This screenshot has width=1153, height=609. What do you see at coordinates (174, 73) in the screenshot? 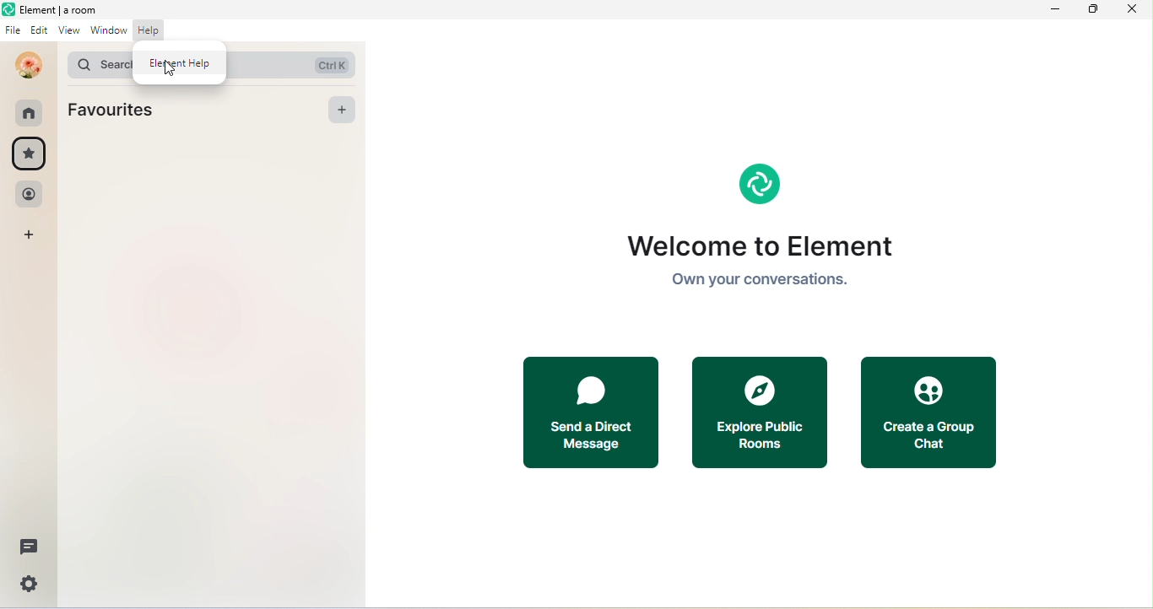
I see `cursor movement` at bounding box center [174, 73].